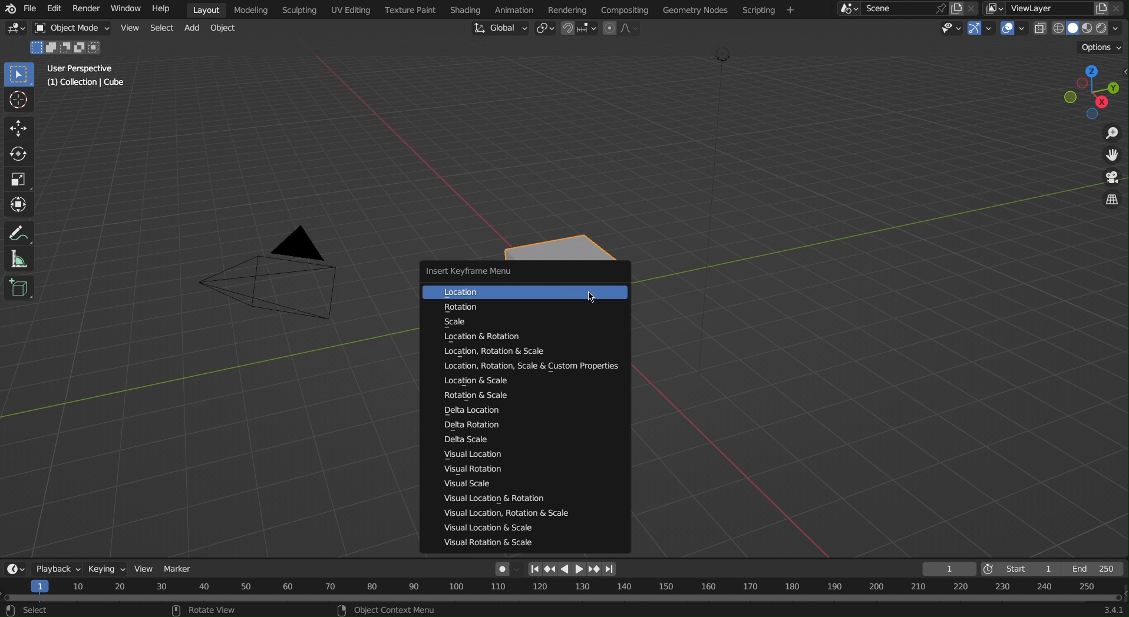  I want to click on Cursor, so click(18, 102).